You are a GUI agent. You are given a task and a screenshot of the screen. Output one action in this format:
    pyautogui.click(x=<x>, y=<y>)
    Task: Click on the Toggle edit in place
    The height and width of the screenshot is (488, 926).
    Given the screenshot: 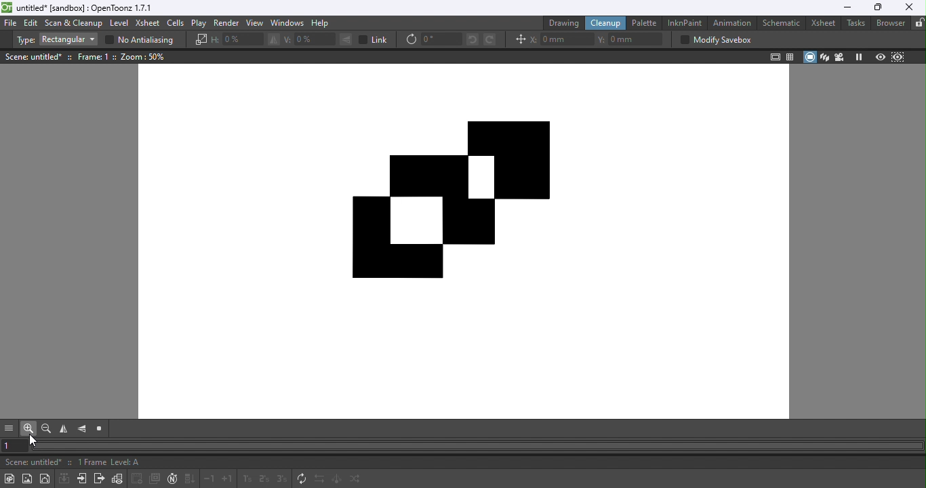 What is the action you would take?
    pyautogui.click(x=117, y=479)
    